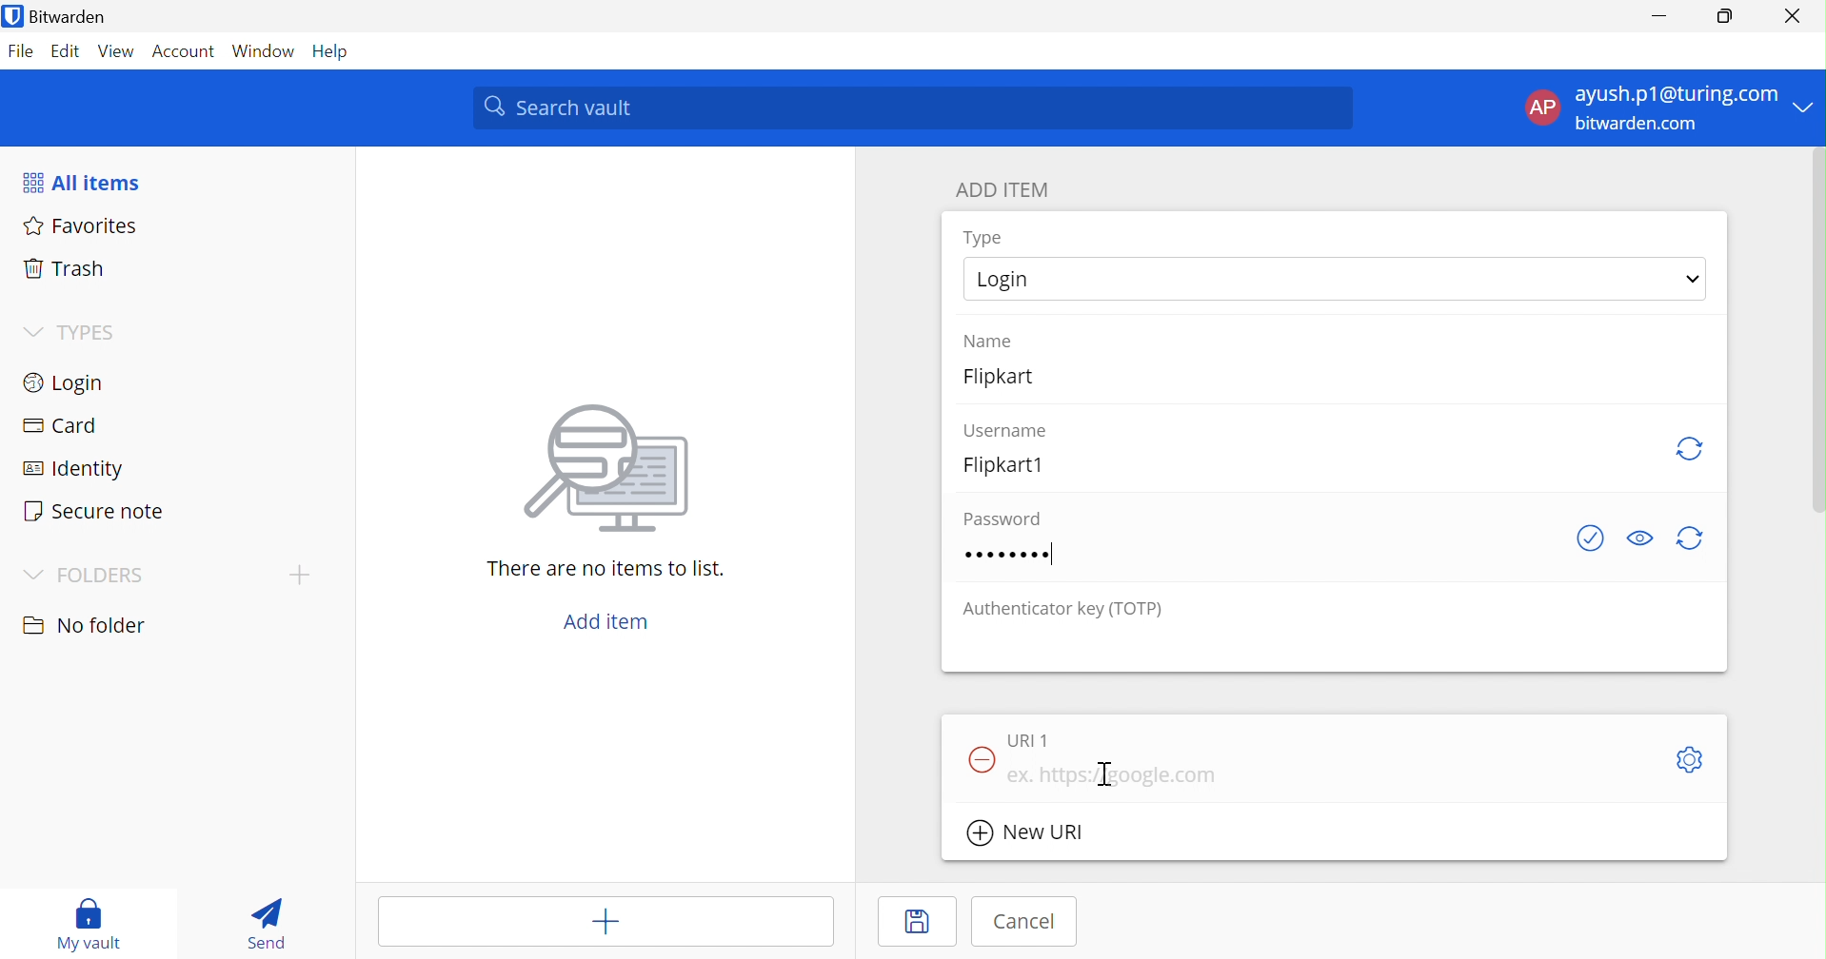  What do you see at coordinates (1687, 759) in the screenshot?
I see `Toggleoptions` at bounding box center [1687, 759].